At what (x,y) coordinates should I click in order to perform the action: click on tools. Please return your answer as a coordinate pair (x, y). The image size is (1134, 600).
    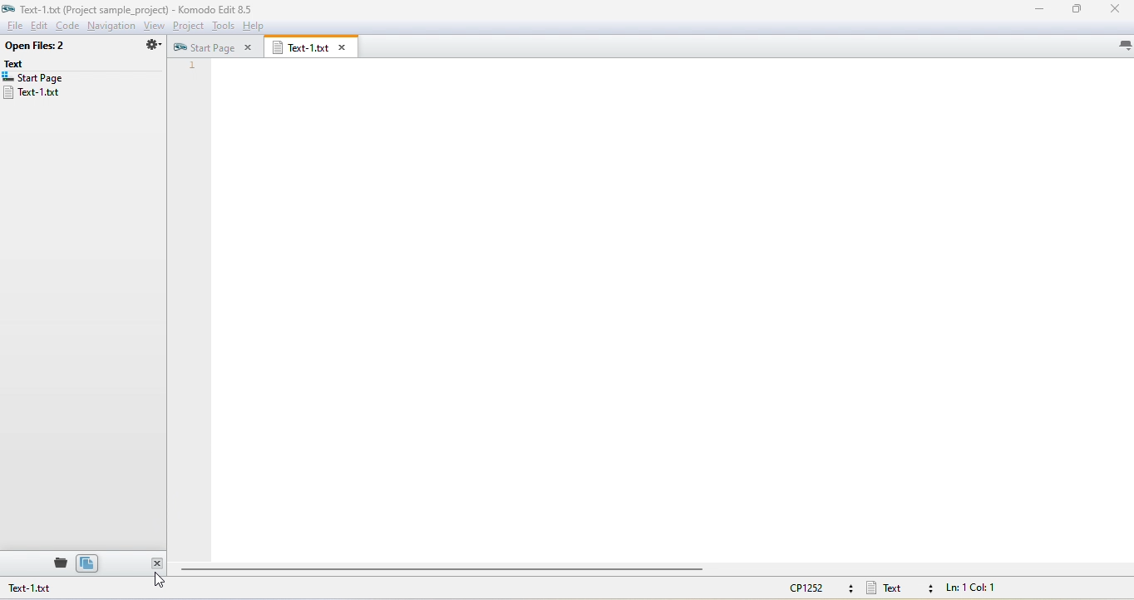
    Looking at the image, I should click on (224, 26).